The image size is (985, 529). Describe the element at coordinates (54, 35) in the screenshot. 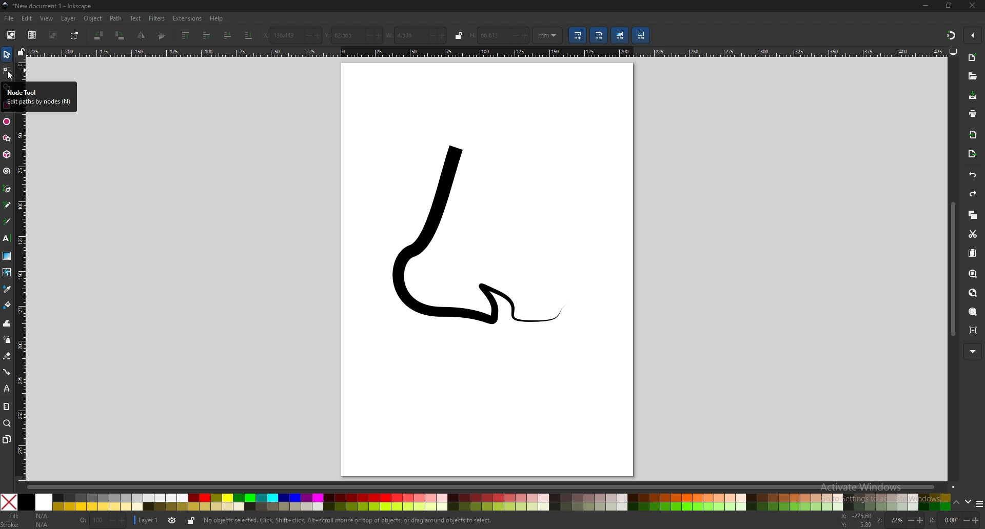

I see `deselect` at that location.